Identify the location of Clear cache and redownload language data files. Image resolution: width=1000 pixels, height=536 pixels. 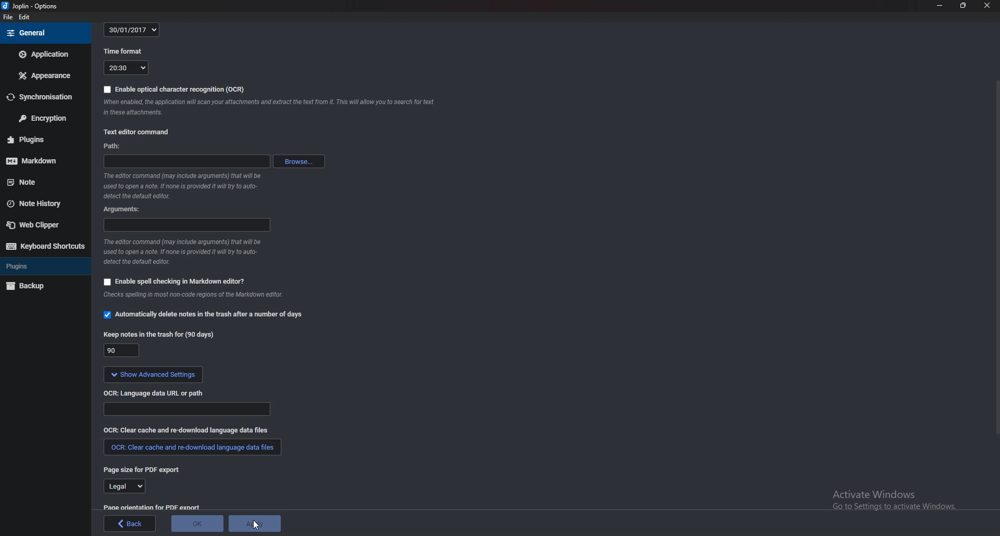
(191, 448).